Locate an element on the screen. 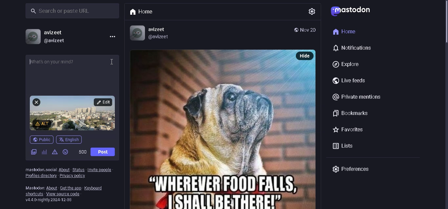 The image size is (448, 209). edit is located at coordinates (104, 102).